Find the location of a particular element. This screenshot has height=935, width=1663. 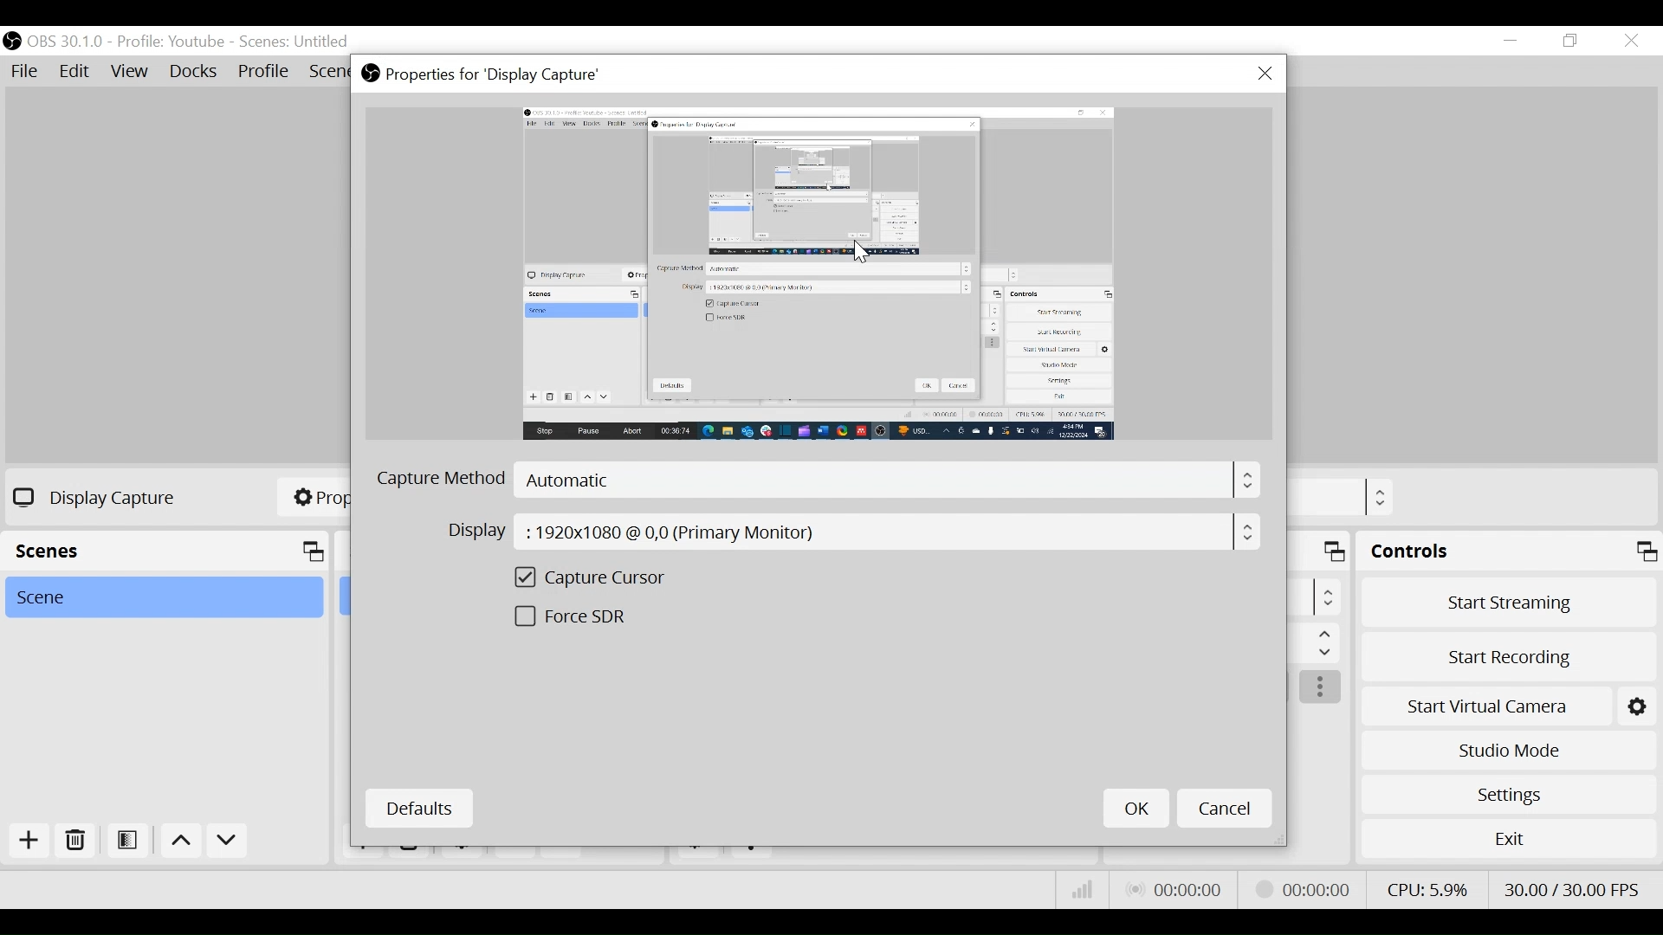

minimize is located at coordinates (1510, 41).